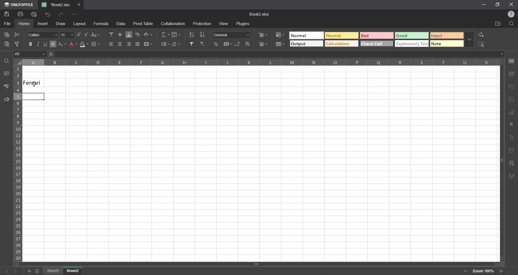 The height and width of the screenshot is (275, 518). What do you see at coordinates (87, 35) in the screenshot?
I see `decrement size` at bounding box center [87, 35].